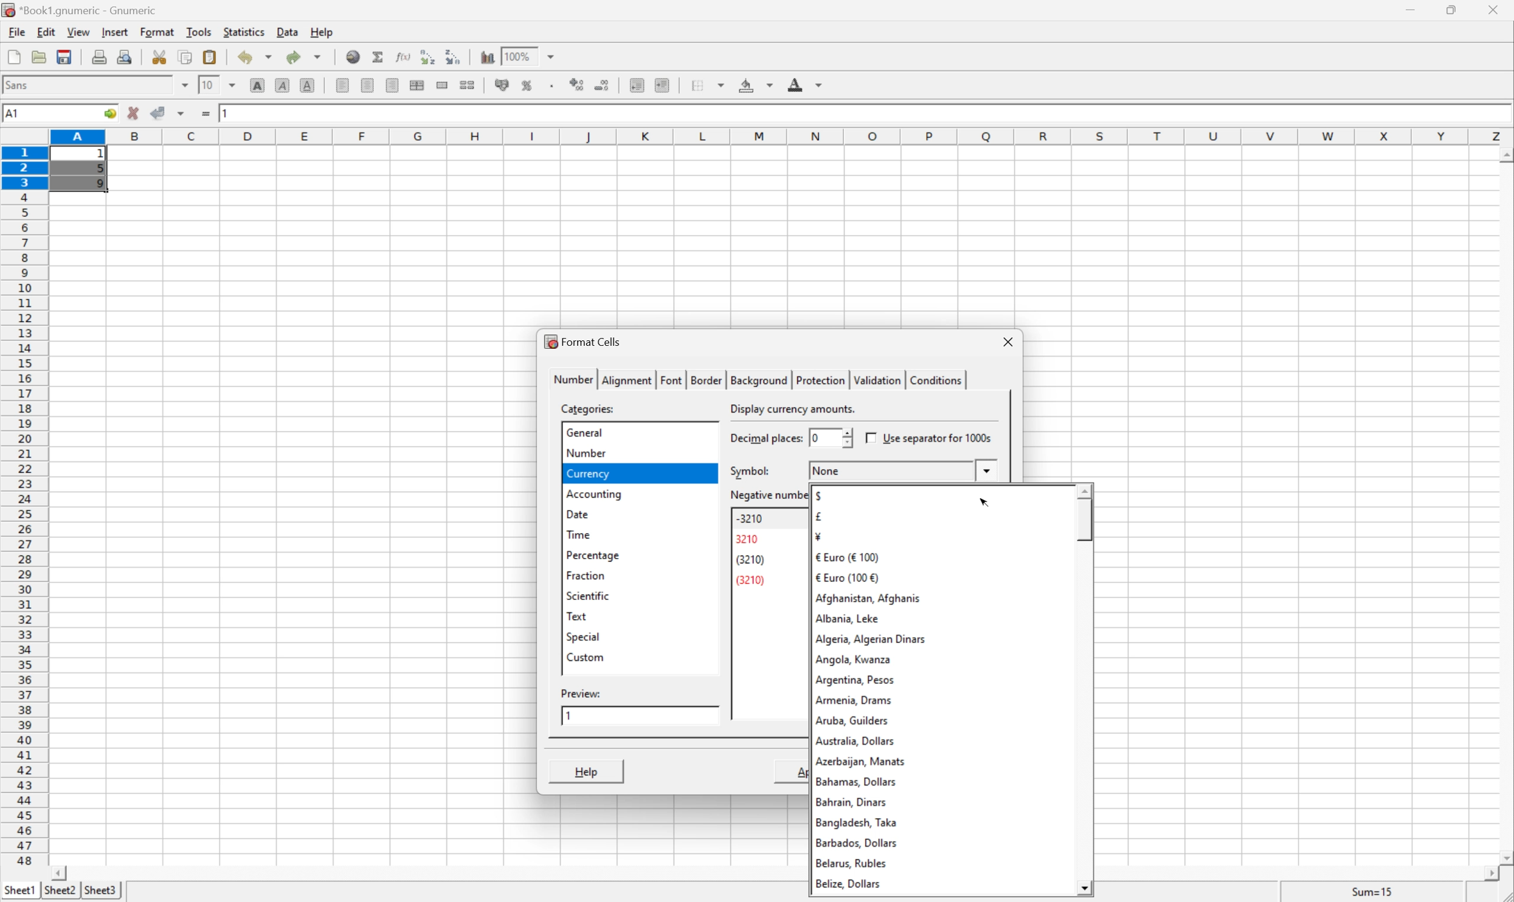  Describe the element at coordinates (394, 84) in the screenshot. I see `align right` at that location.